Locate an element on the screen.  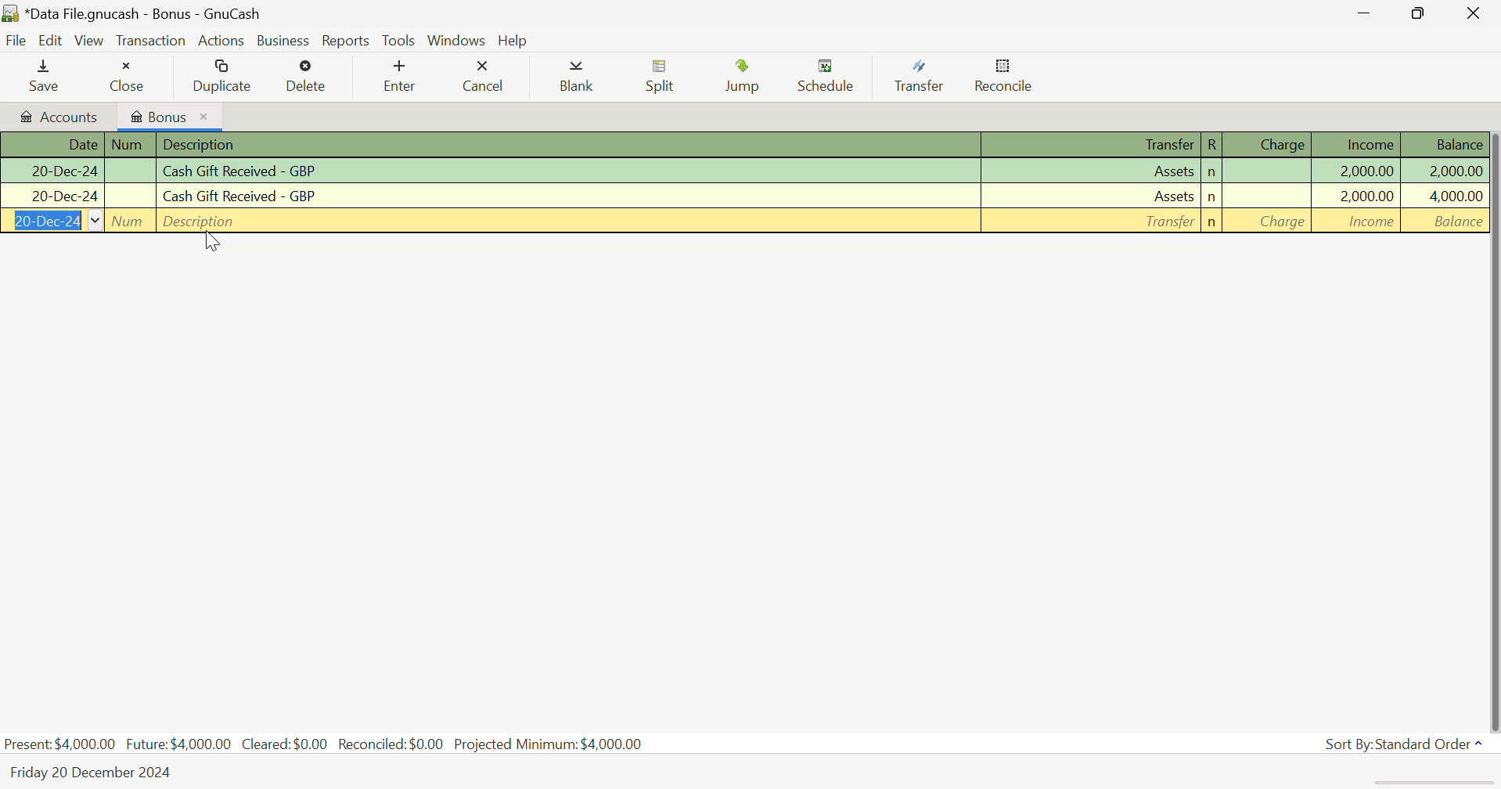
Income is located at coordinates (1359, 196).